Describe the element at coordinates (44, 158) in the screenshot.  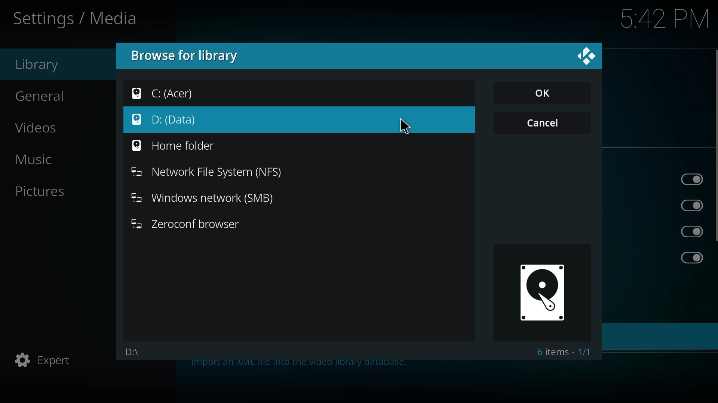
I see `music` at that location.